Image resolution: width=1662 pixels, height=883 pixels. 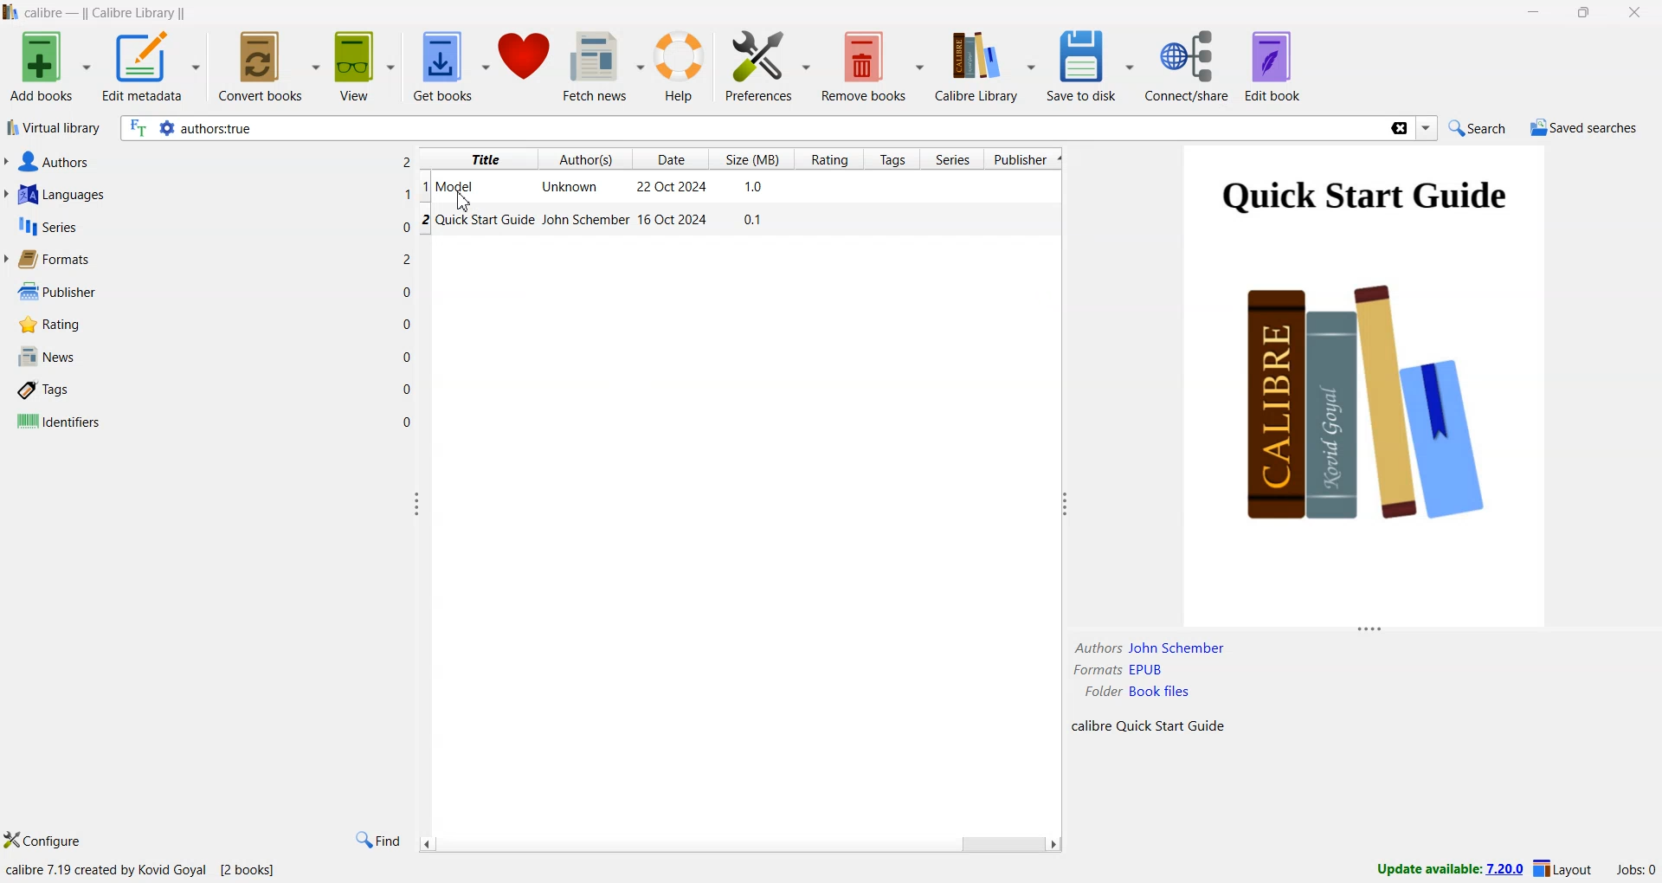 What do you see at coordinates (408, 421) in the screenshot?
I see `0` at bounding box center [408, 421].